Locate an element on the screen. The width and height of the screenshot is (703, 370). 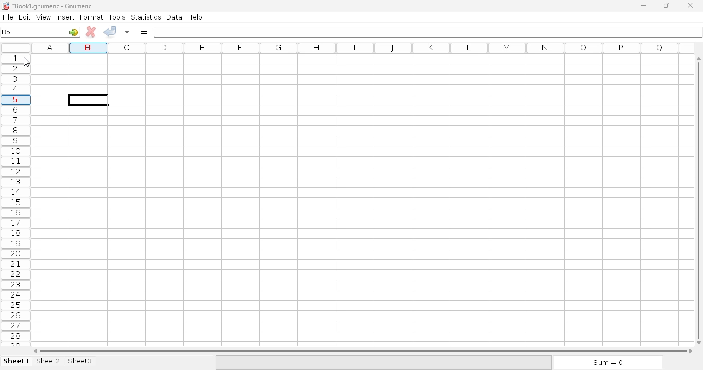
data is located at coordinates (174, 17).